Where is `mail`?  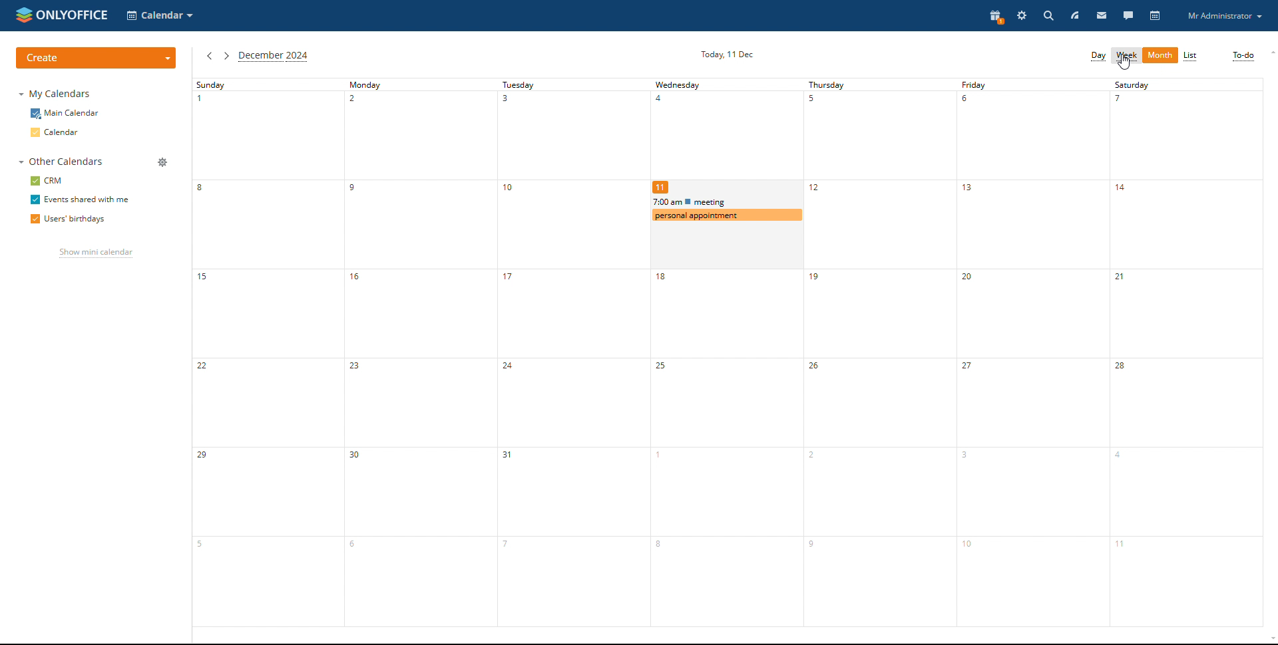
mail is located at coordinates (1101, 15).